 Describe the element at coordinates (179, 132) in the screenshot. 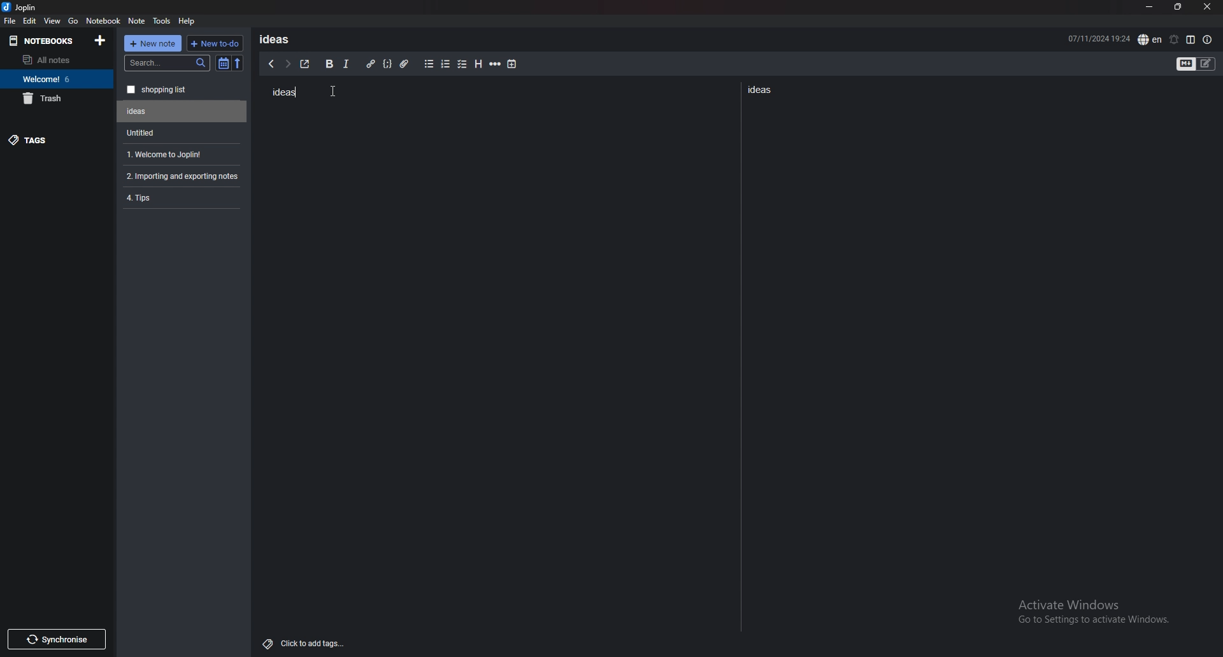

I see `Untitled` at that location.